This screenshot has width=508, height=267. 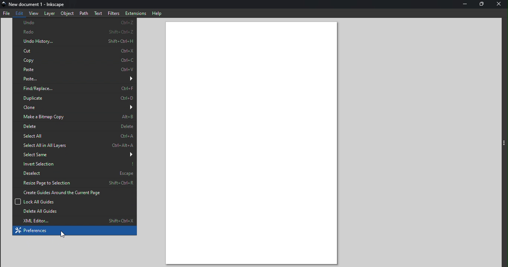 I want to click on View, so click(x=34, y=14).